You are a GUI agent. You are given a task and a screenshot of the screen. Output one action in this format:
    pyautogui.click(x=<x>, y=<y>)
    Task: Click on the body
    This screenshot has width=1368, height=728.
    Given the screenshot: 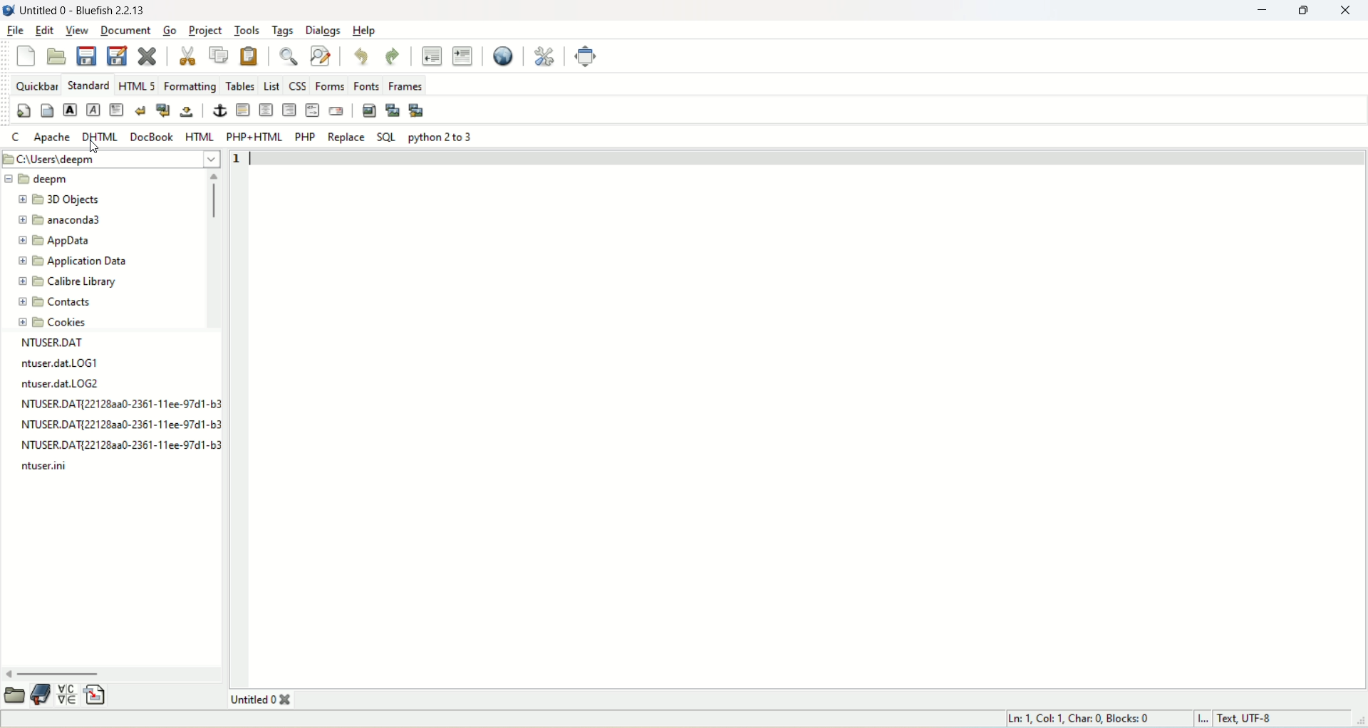 What is the action you would take?
    pyautogui.click(x=47, y=110)
    